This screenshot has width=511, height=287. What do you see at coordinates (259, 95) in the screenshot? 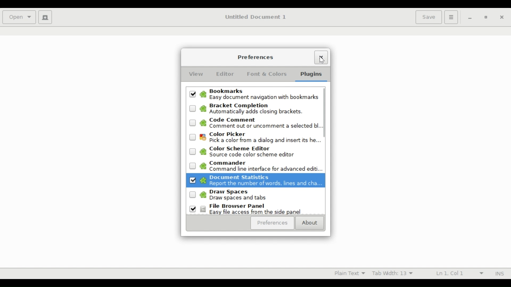
I see `(un)check Bookmarks Easy documentnavigation with bookmark` at bounding box center [259, 95].